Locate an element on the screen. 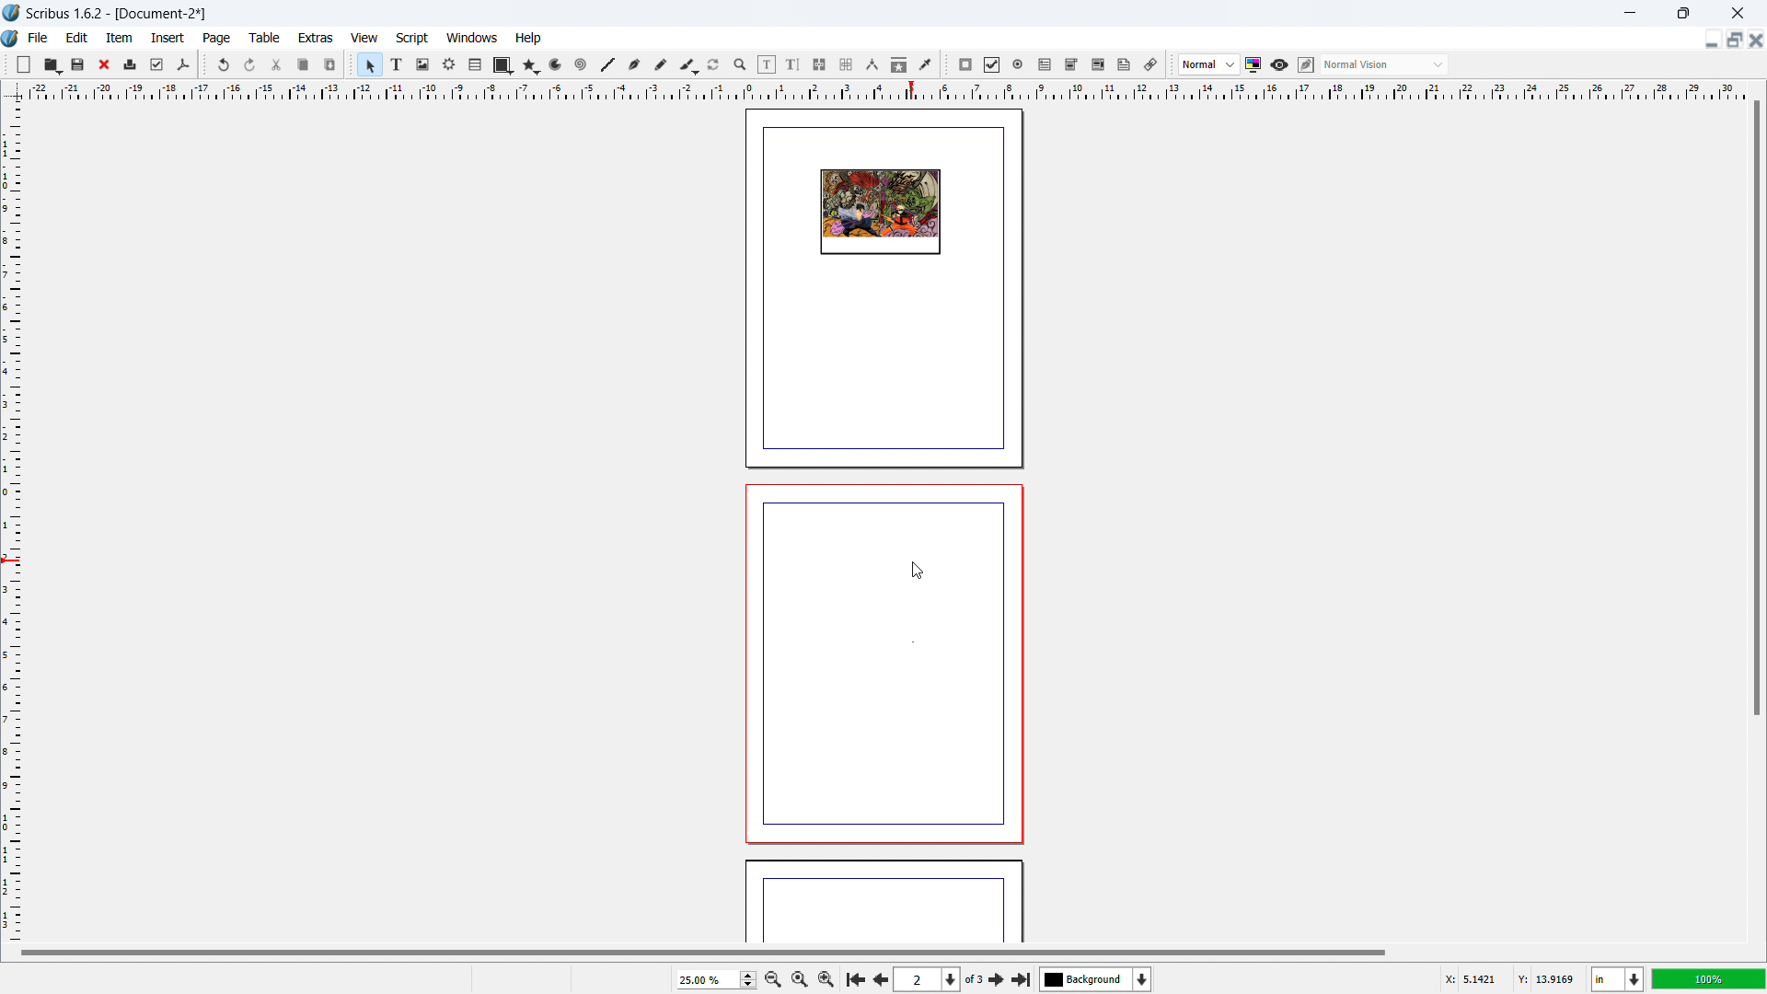 The height and width of the screenshot is (994, 1767). save as pdf is located at coordinates (182, 65).